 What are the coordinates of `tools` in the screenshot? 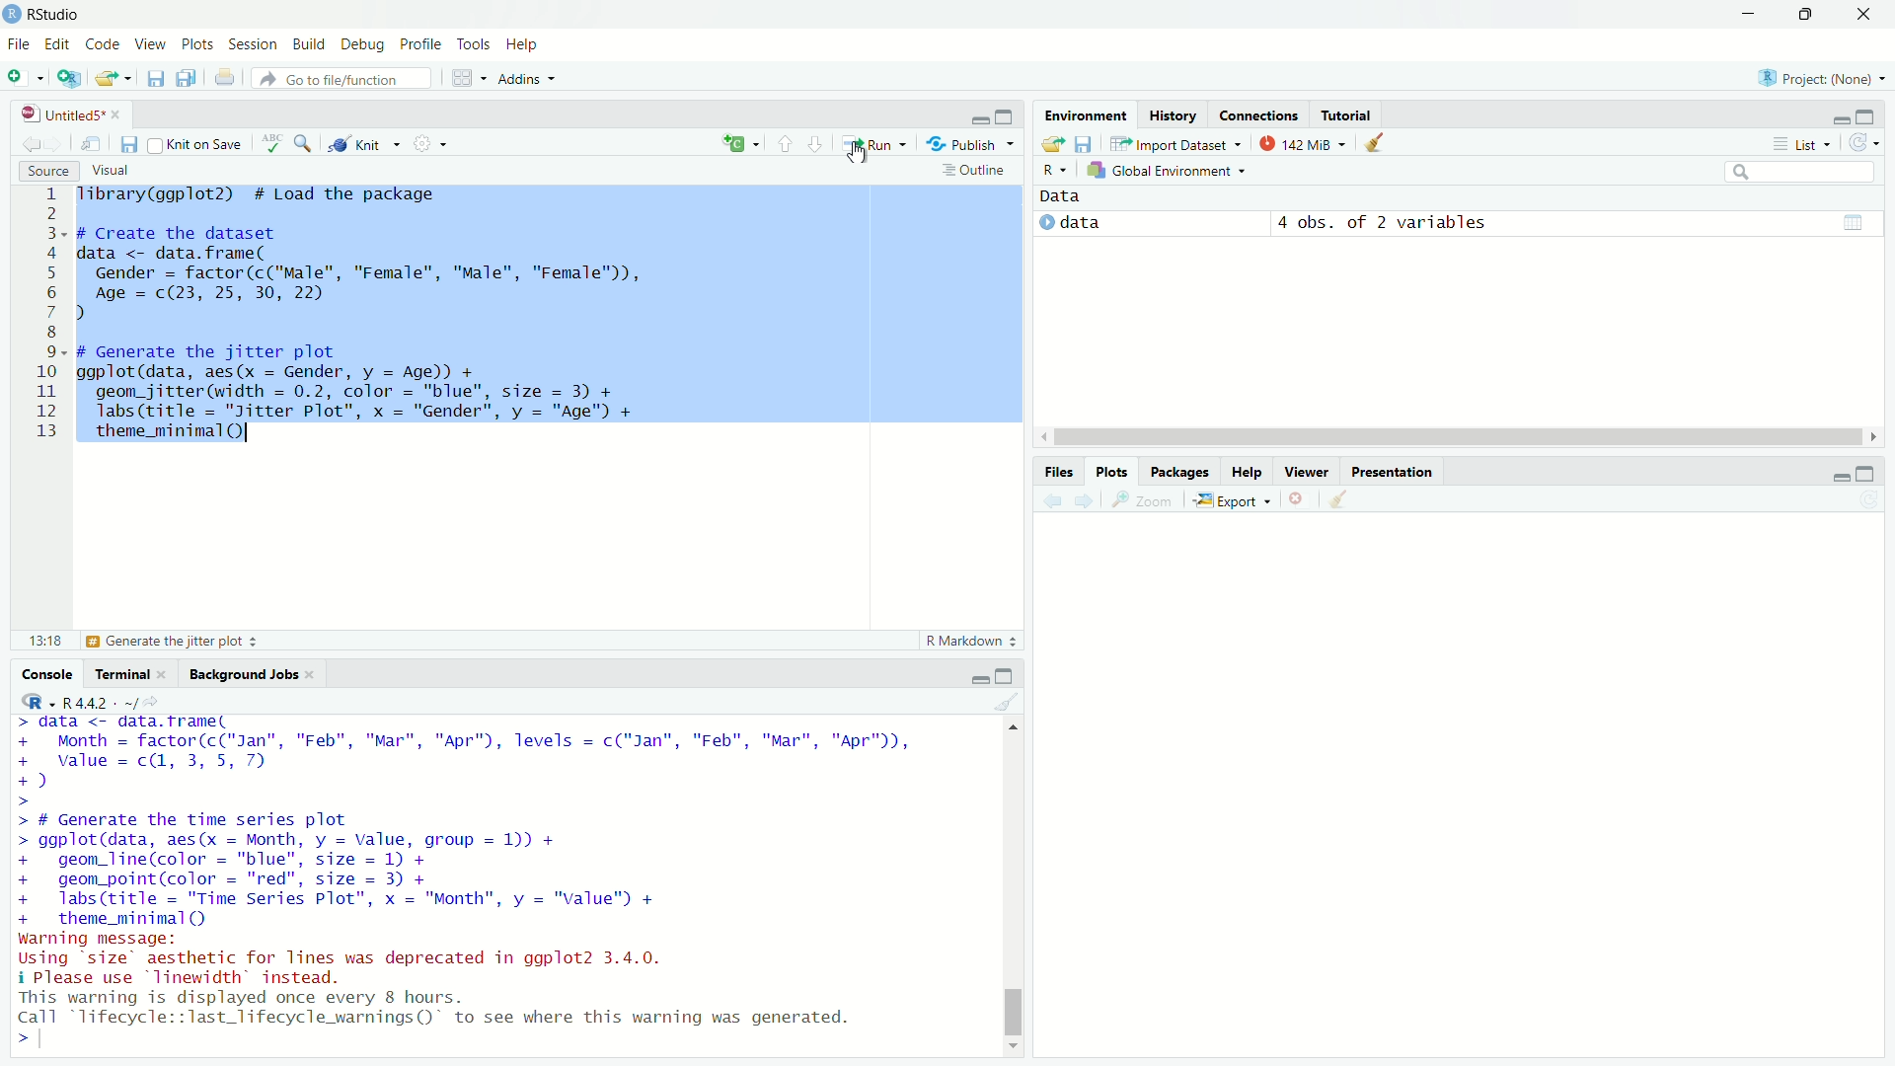 It's located at (477, 41).